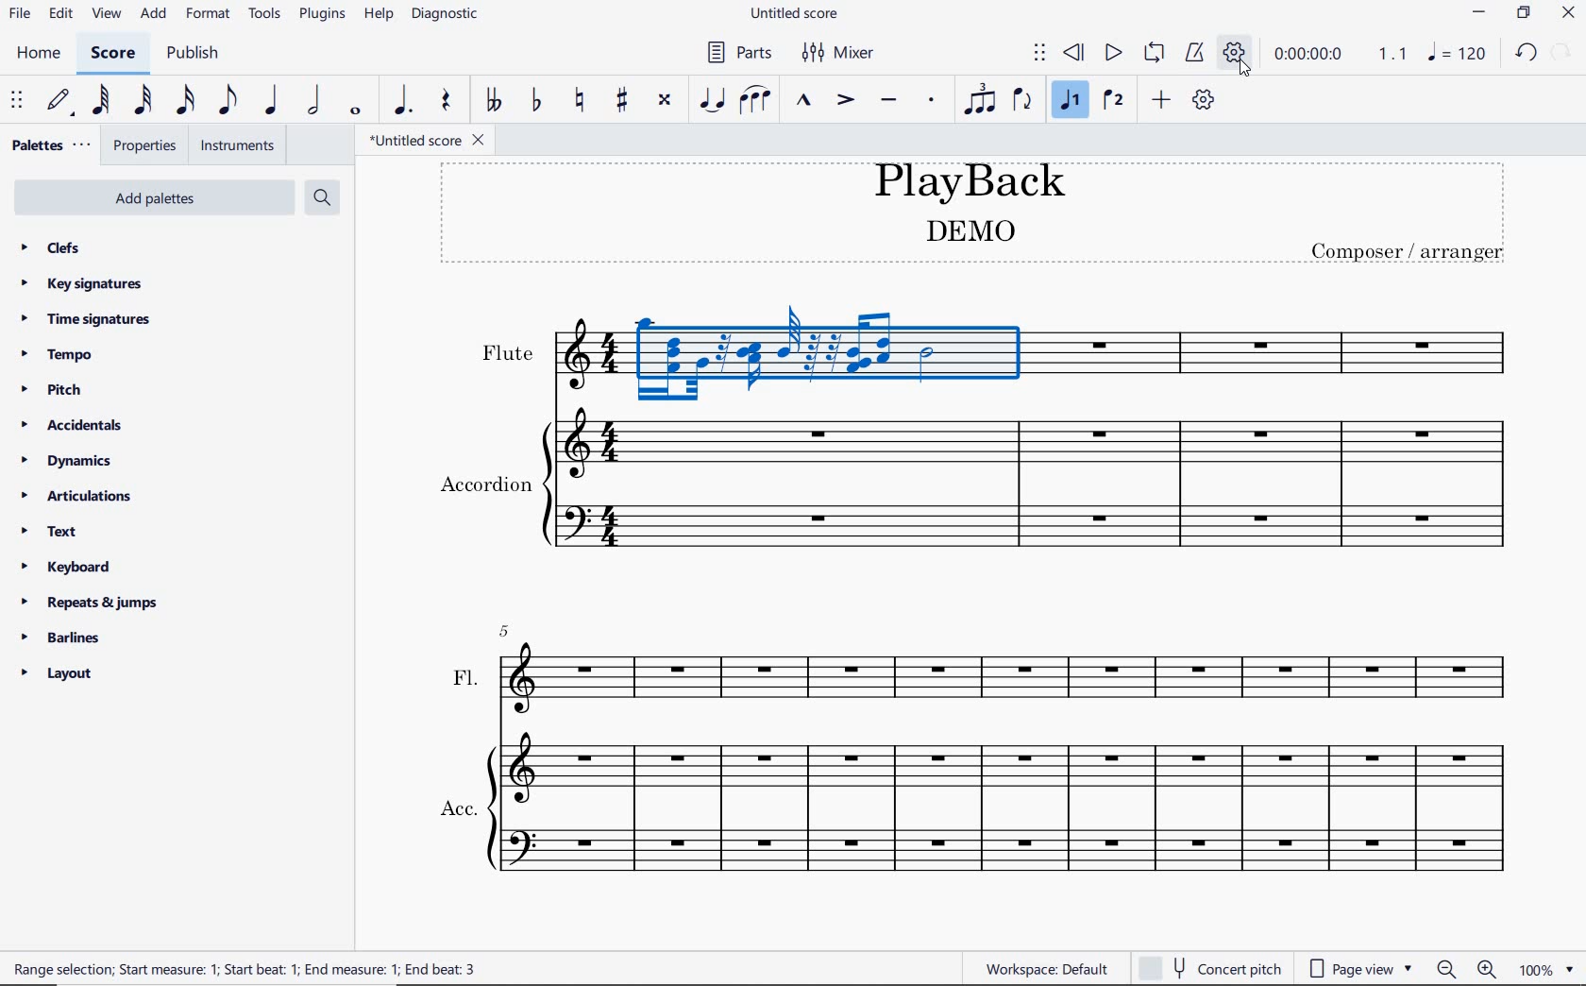  What do you see at coordinates (75, 427) in the screenshot?
I see `accidentals` at bounding box center [75, 427].